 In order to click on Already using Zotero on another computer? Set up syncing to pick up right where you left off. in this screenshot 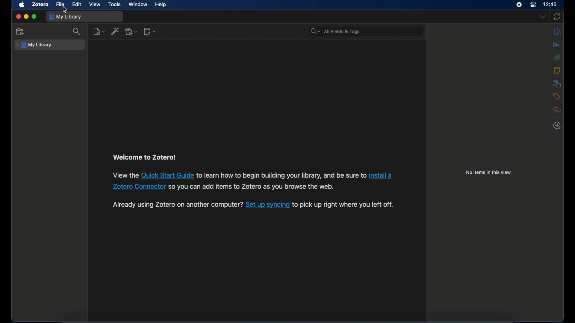, I will do `click(255, 205)`.